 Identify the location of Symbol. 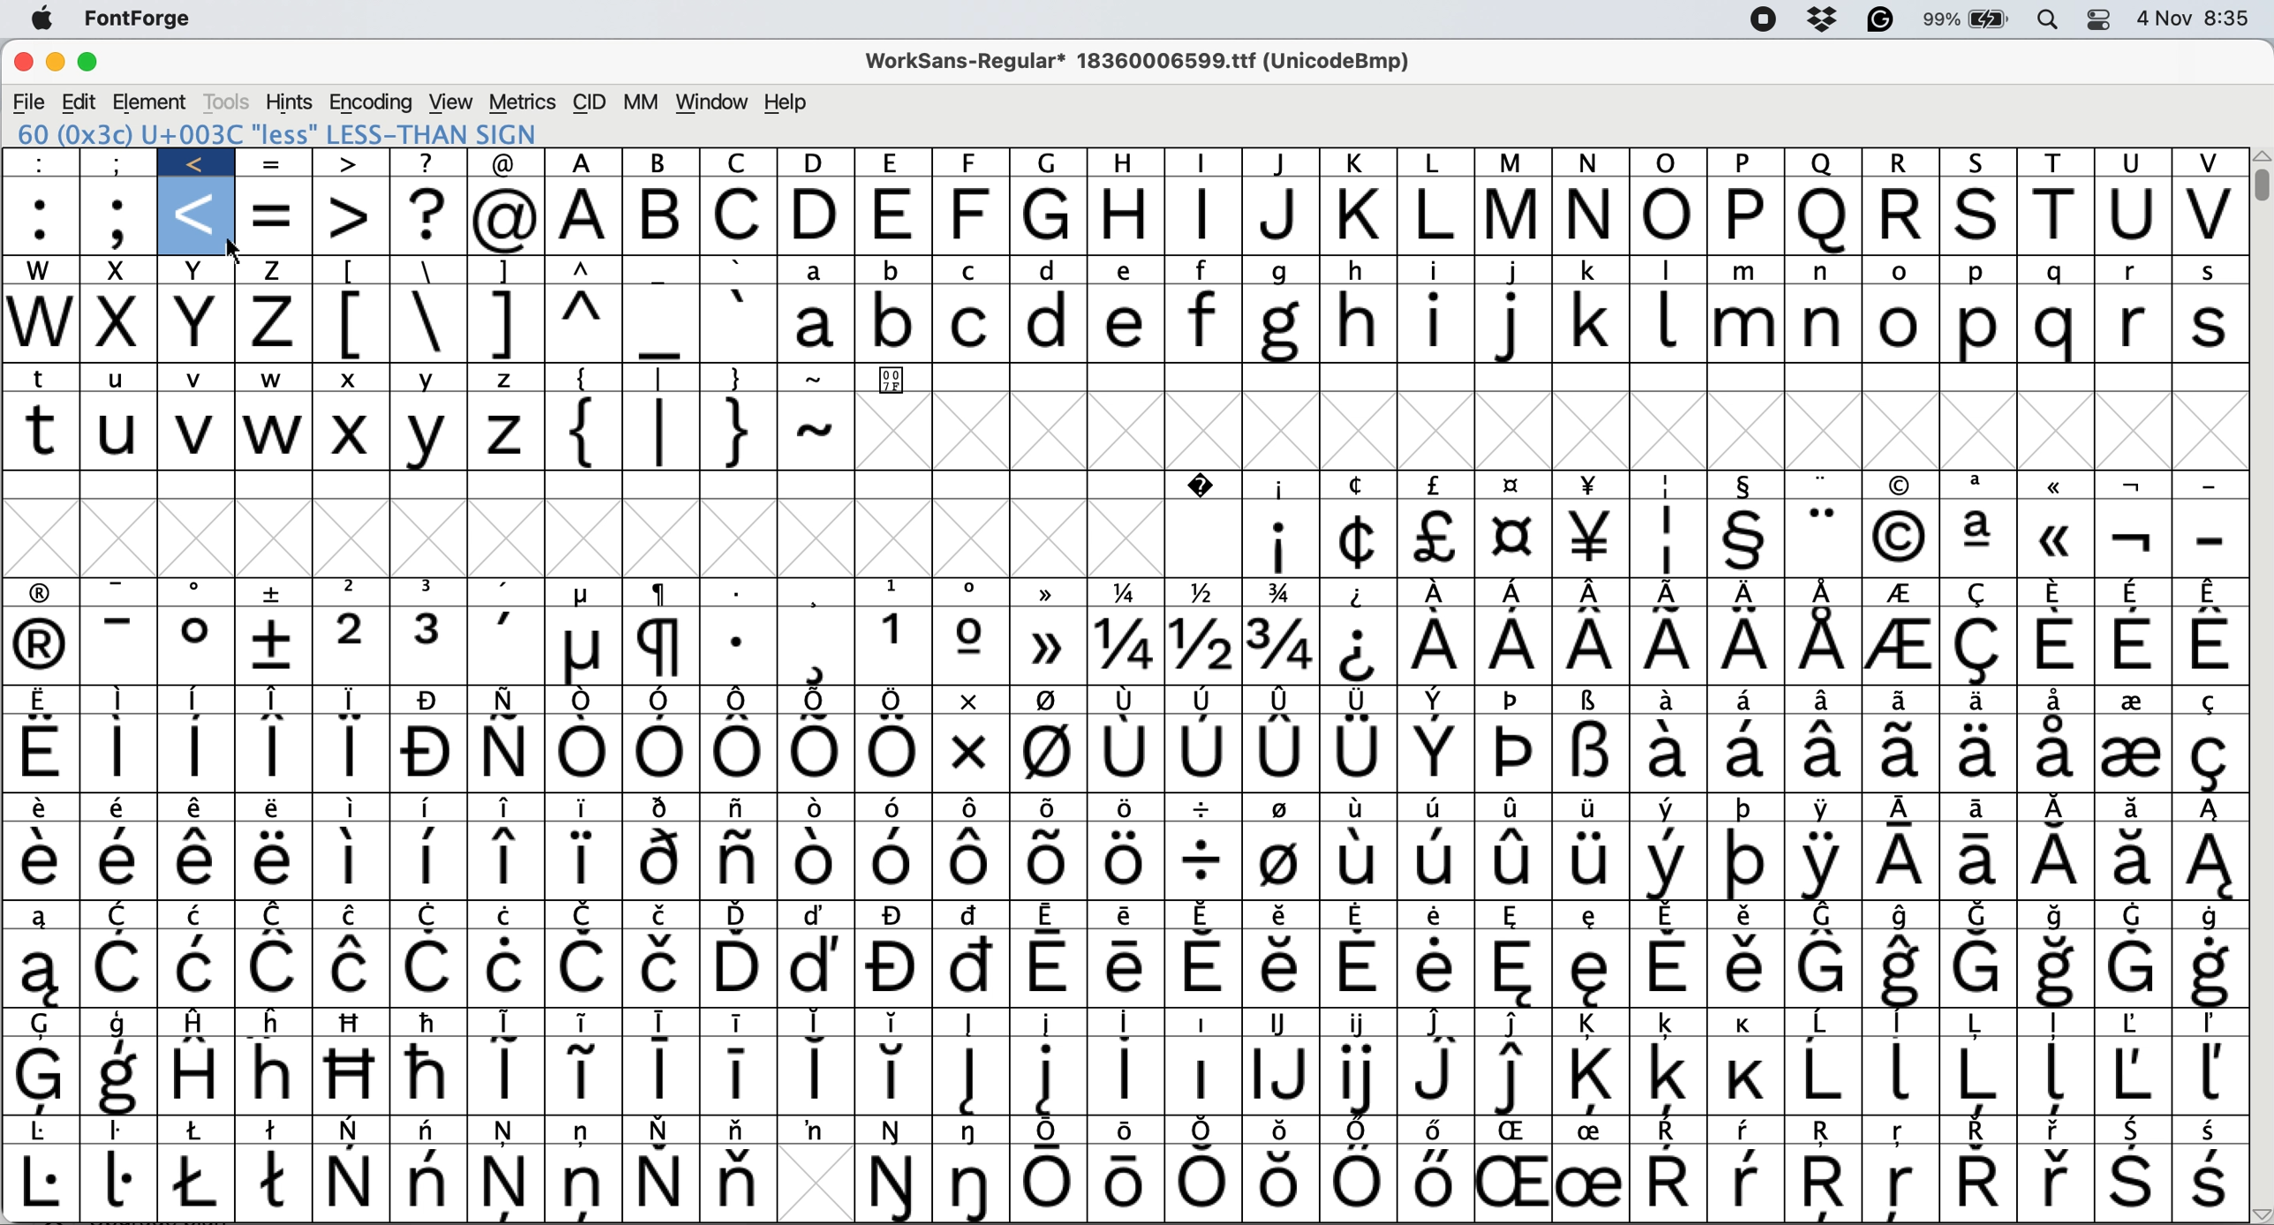
(1979, 487).